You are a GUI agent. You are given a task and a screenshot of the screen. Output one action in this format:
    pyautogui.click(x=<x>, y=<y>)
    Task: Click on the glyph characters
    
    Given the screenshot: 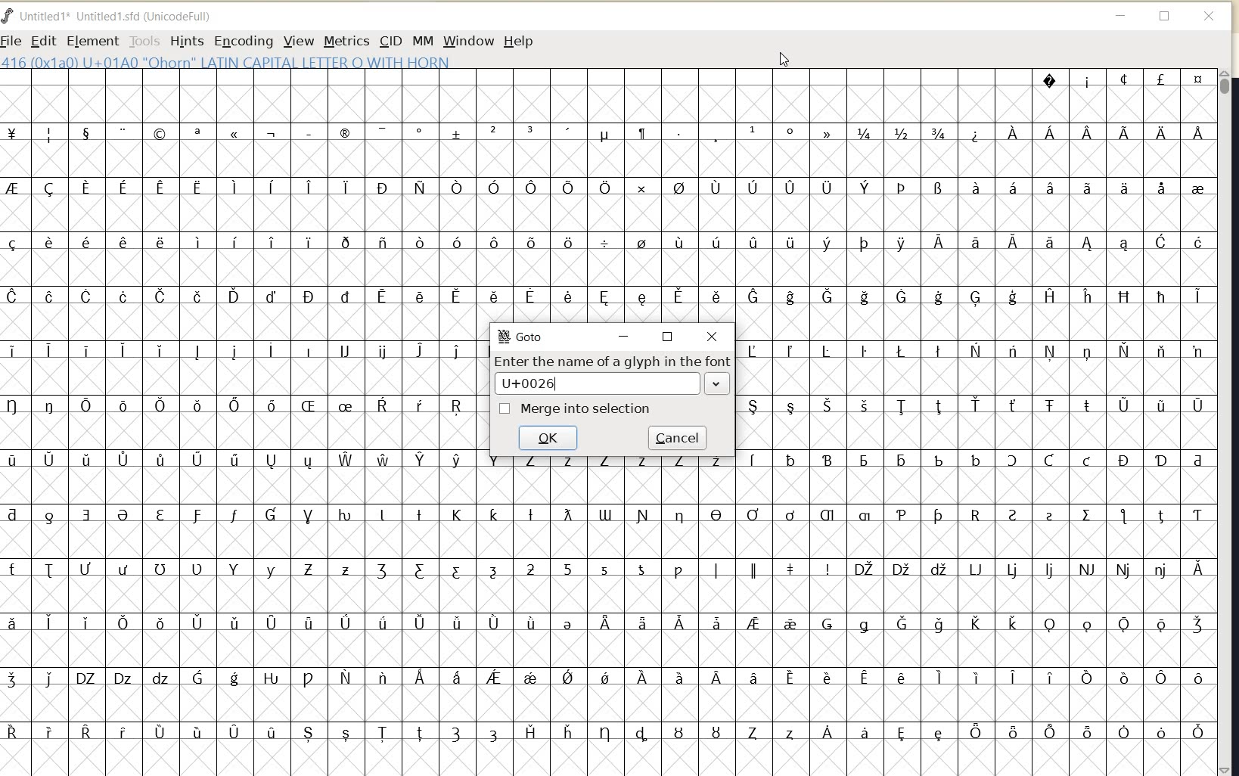 What is the action you would take?
    pyautogui.click(x=241, y=548)
    